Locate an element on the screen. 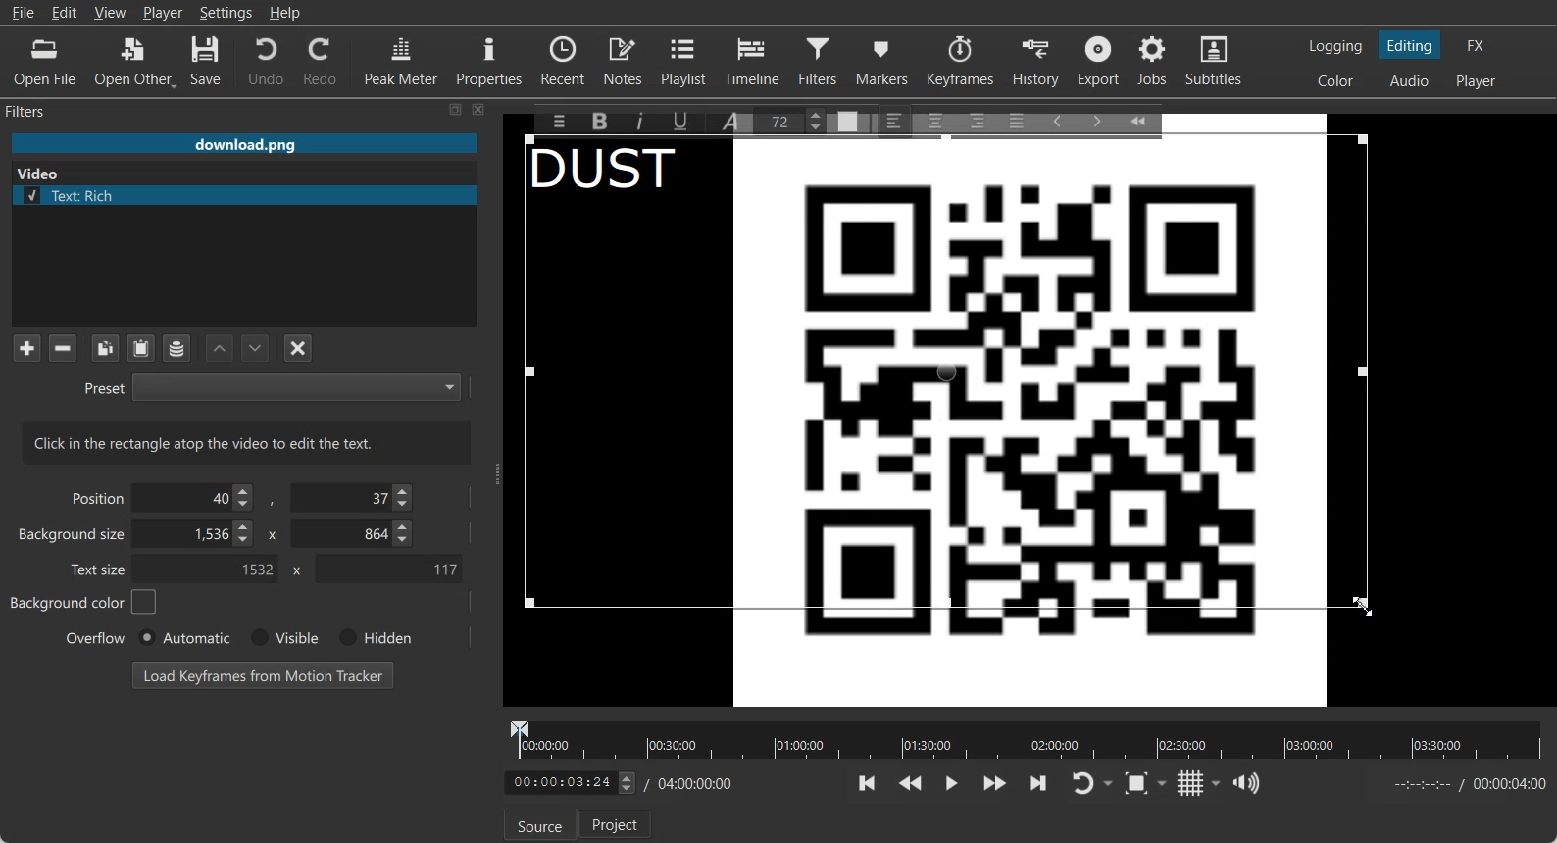 The width and height of the screenshot is (1557, 843). , is located at coordinates (274, 502).